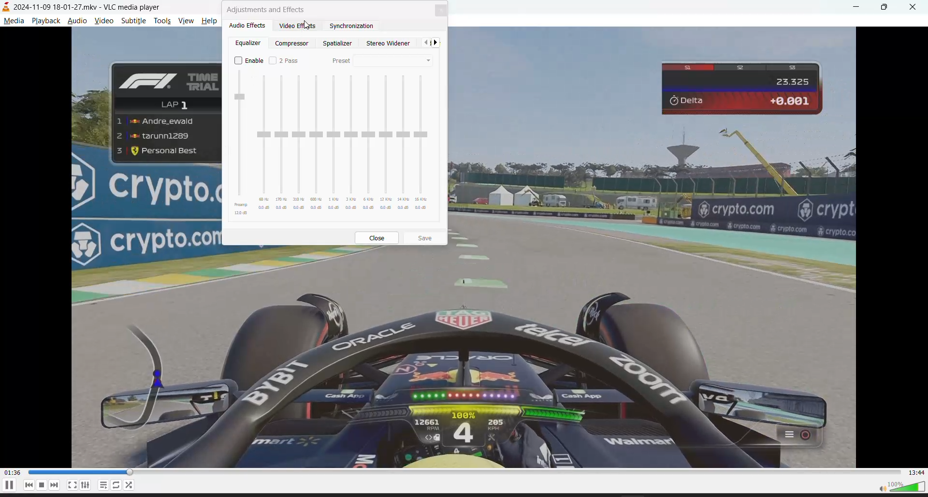  Describe the element at coordinates (186, 22) in the screenshot. I see `view` at that location.